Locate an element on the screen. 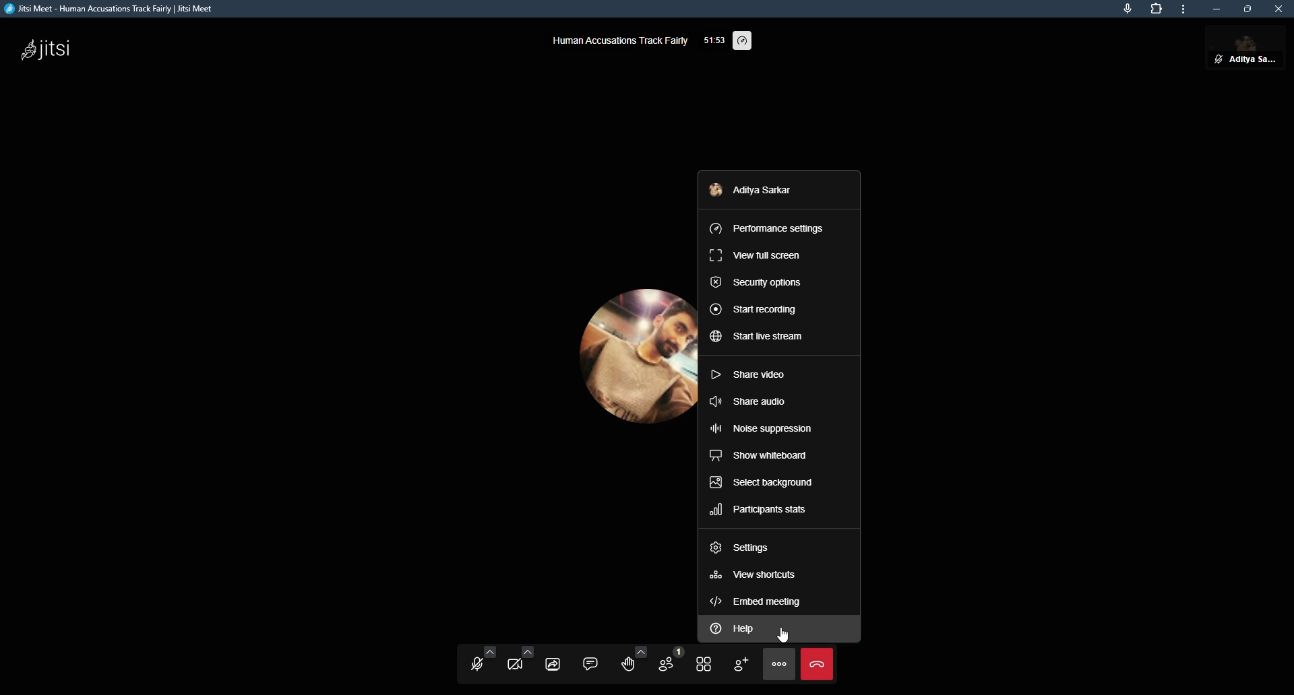 This screenshot has width=1294, height=695. human accusations track fairly is located at coordinates (621, 40).